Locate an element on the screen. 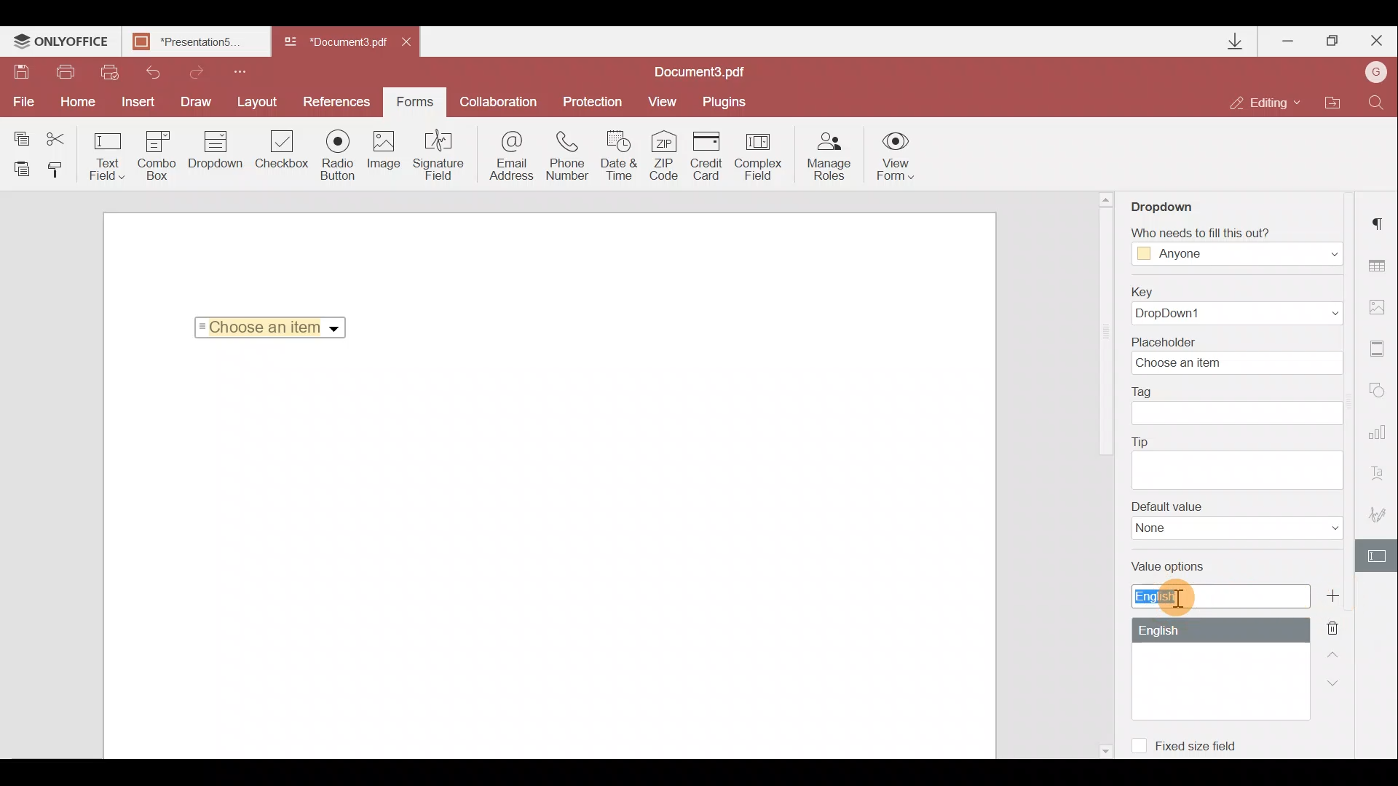 This screenshot has width=1398, height=786. Undo is located at coordinates (147, 70).